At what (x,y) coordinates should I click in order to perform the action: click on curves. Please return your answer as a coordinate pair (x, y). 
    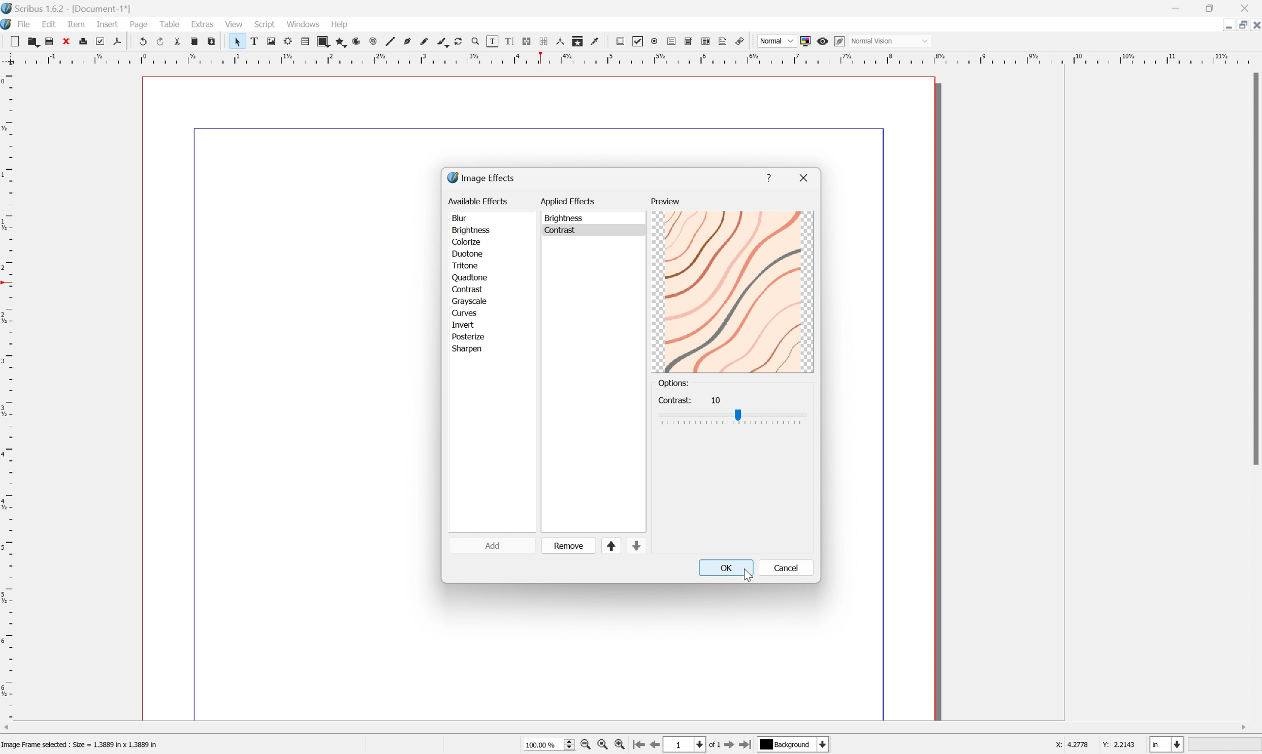
    Looking at the image, I should click on (463, 311).